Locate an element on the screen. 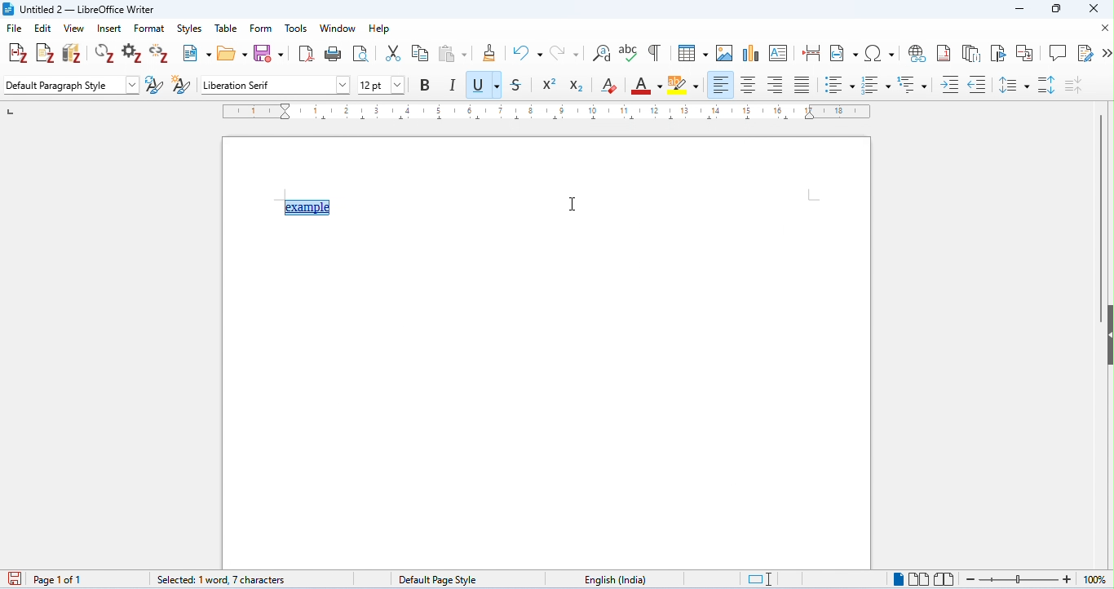  toggle formatting marks is located at coordinates (655, 52).